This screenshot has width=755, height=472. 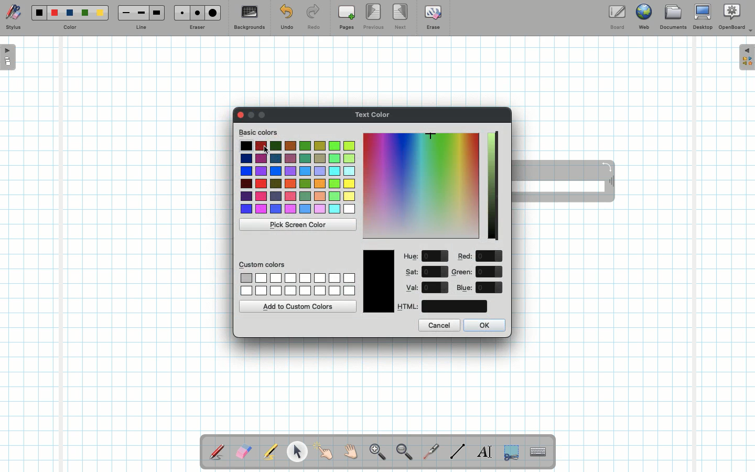 I want to click on value, so click(x=435, y=287).